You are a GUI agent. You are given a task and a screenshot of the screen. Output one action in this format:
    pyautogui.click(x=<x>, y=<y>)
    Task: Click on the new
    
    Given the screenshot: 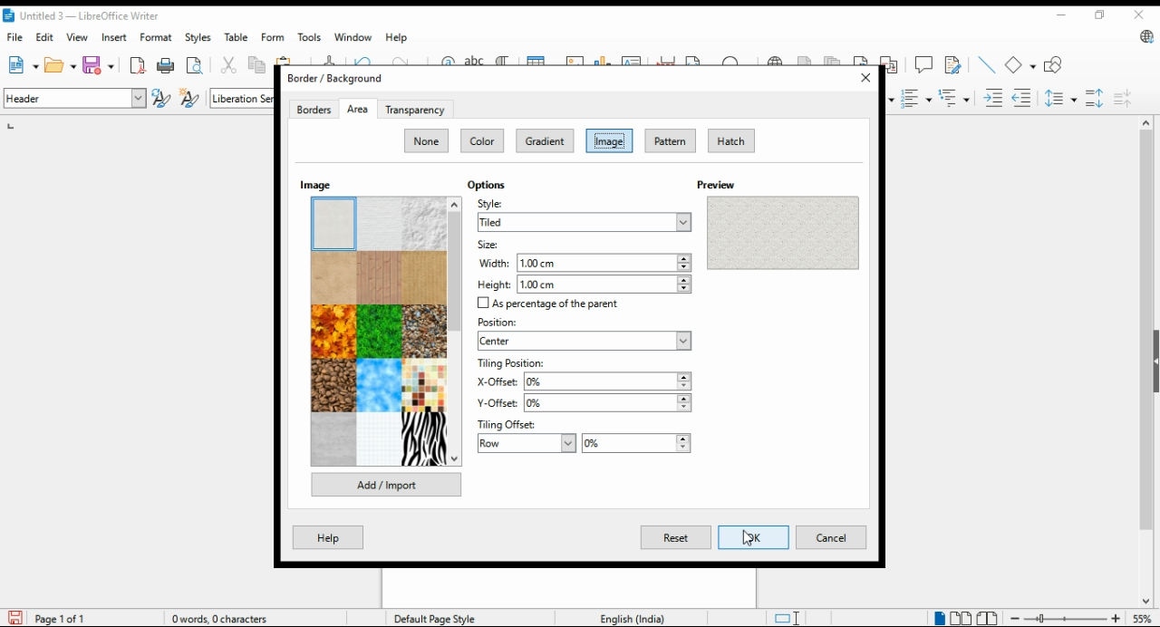 What is the action you would take?
    pyautogui.click(x=22, y=65)
    